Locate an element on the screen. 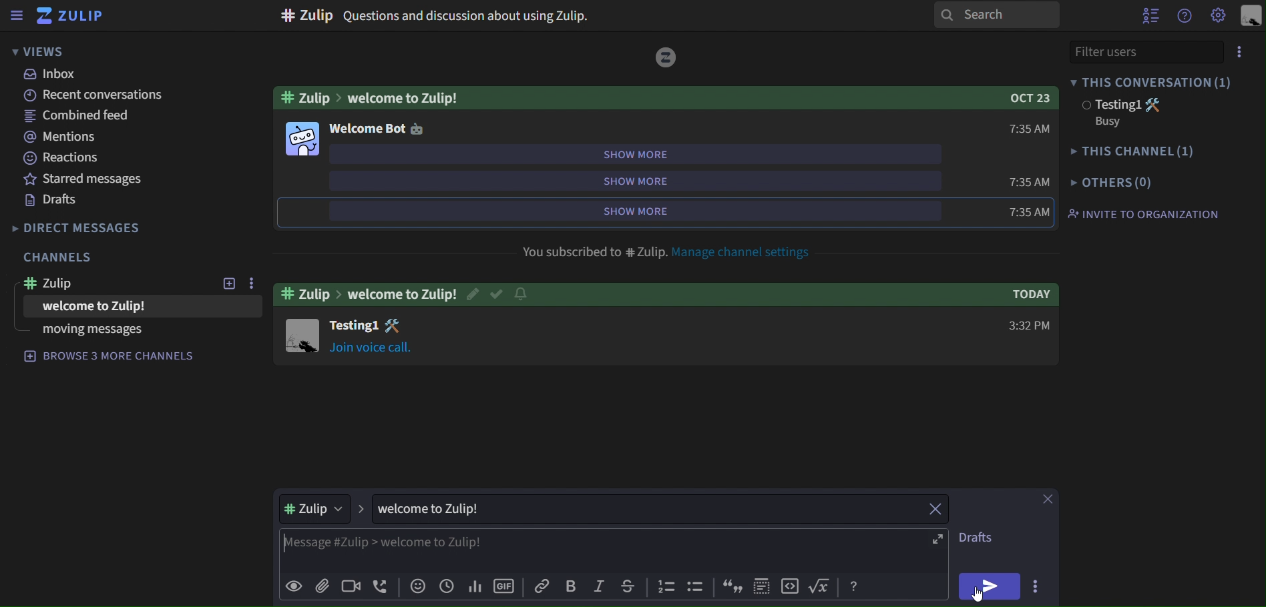 This screenshot has height=607, width=1266. show more is located at coordinates (666, 154).